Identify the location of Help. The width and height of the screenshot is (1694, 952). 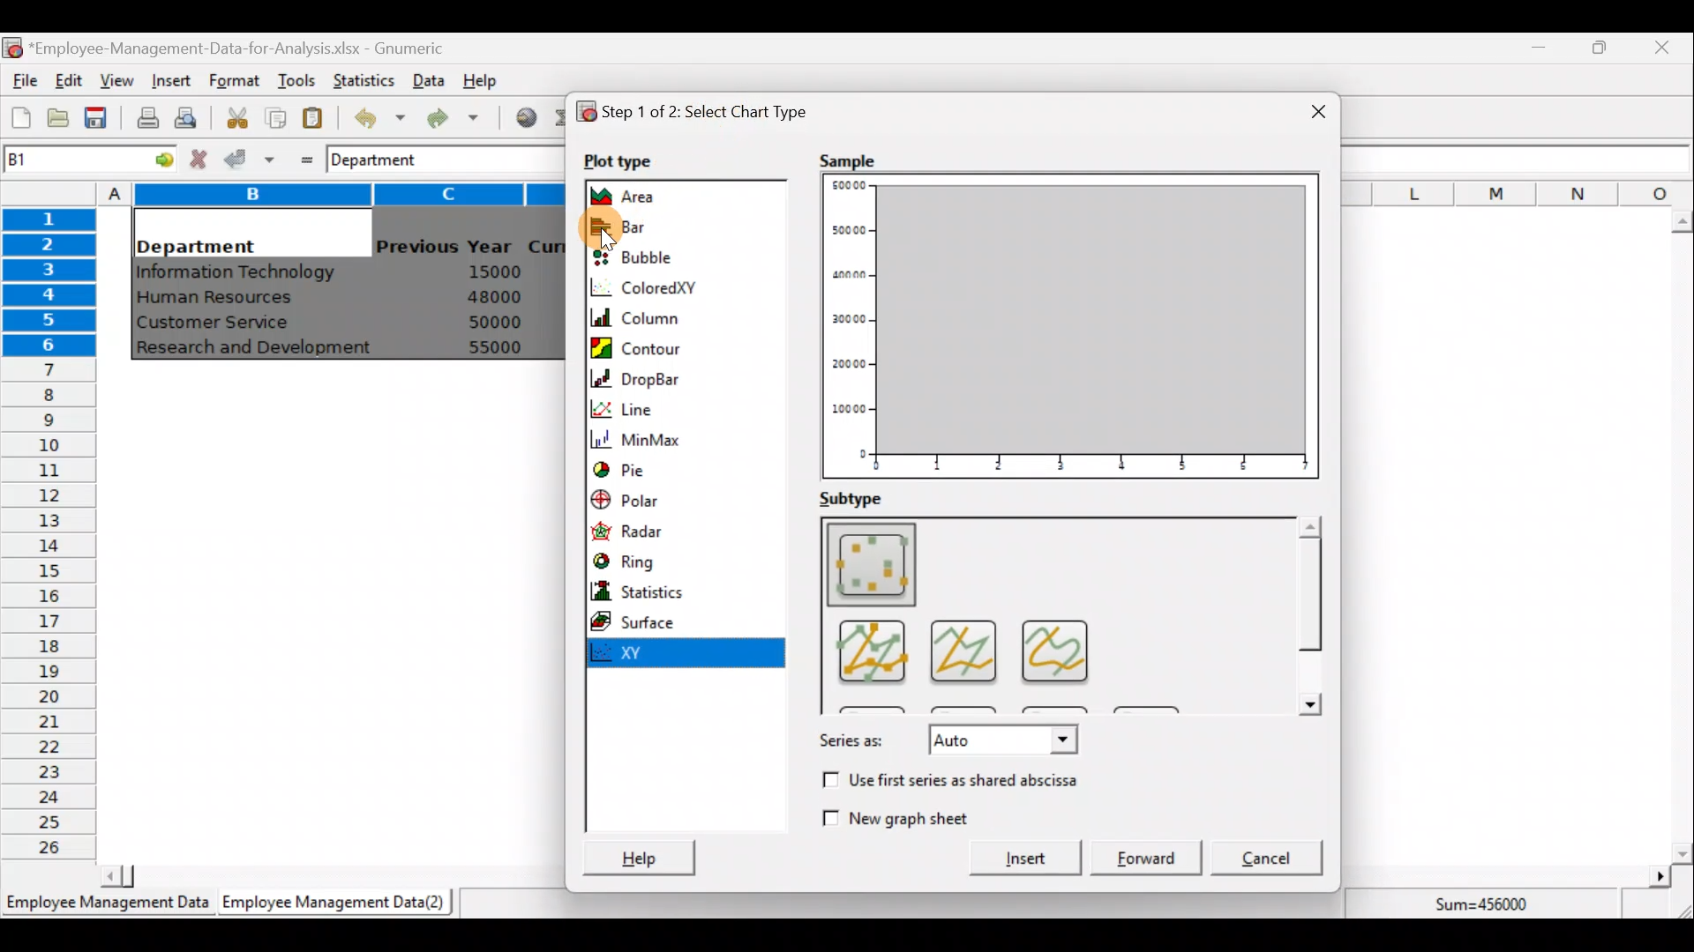
(491, 79).